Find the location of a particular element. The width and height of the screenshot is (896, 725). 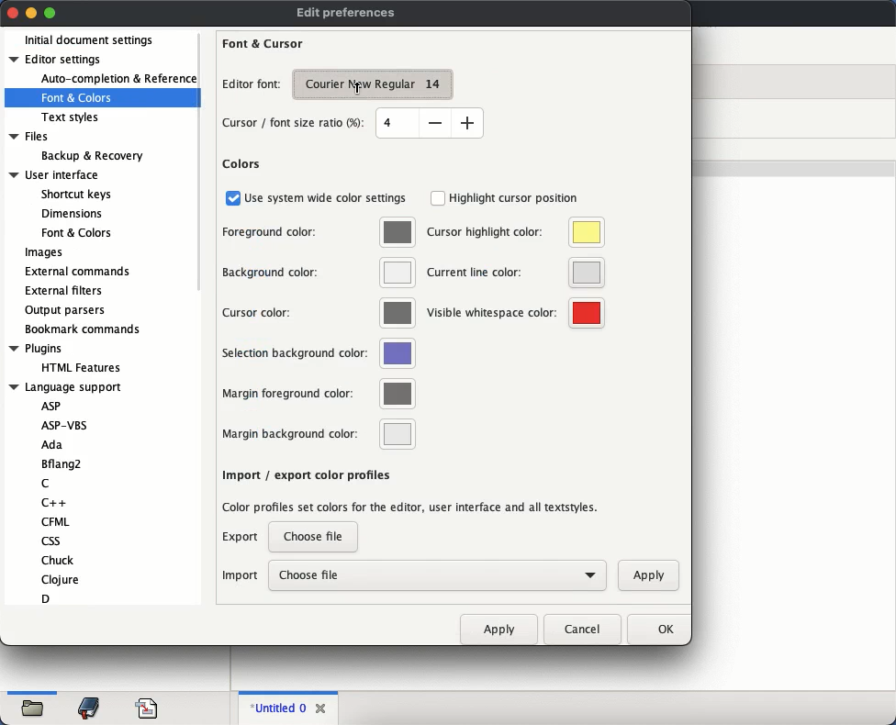

editor font is located at coordinates (251, 84).